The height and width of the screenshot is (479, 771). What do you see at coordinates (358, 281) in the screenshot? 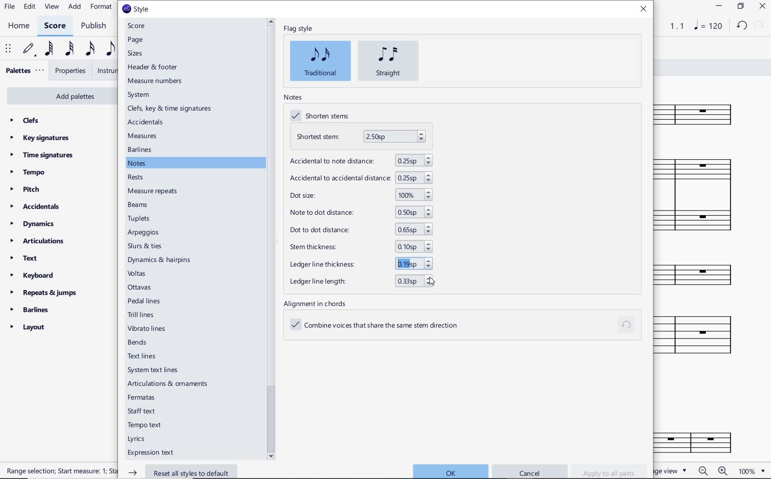
I see `ledger line length` at bounding box center [358, 281].